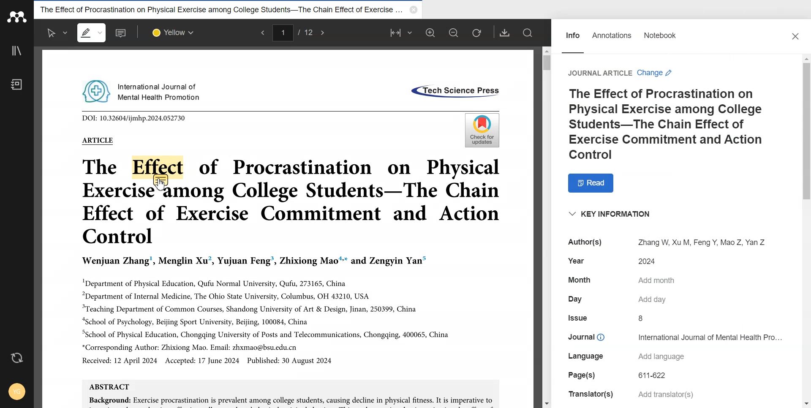 This screenshot has height=408, width=811. I want to click on Auto sync, so click(18, 359).